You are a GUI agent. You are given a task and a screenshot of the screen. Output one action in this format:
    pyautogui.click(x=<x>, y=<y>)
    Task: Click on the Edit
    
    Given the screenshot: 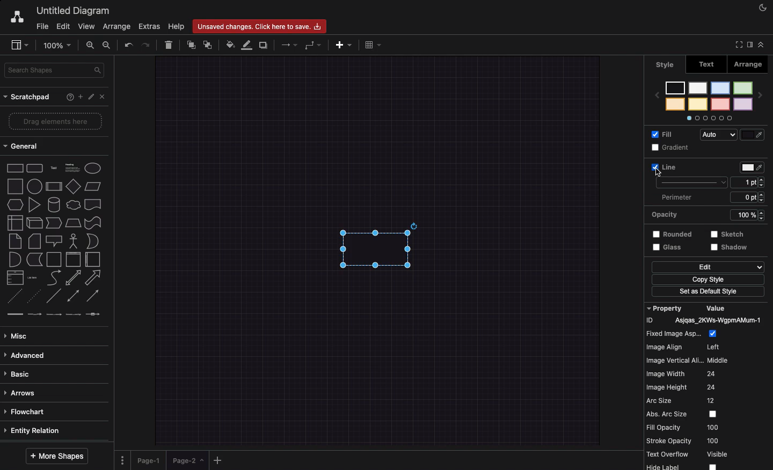 What is the action you would take?
    pyautogui.click(x=63, y=26)
    